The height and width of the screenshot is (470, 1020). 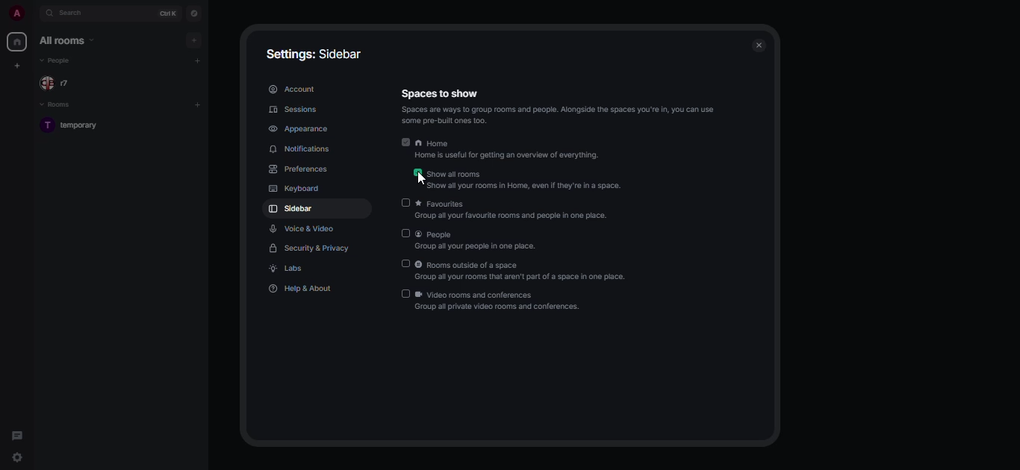 I want to click on voice & video, so click(x=300, y=228).